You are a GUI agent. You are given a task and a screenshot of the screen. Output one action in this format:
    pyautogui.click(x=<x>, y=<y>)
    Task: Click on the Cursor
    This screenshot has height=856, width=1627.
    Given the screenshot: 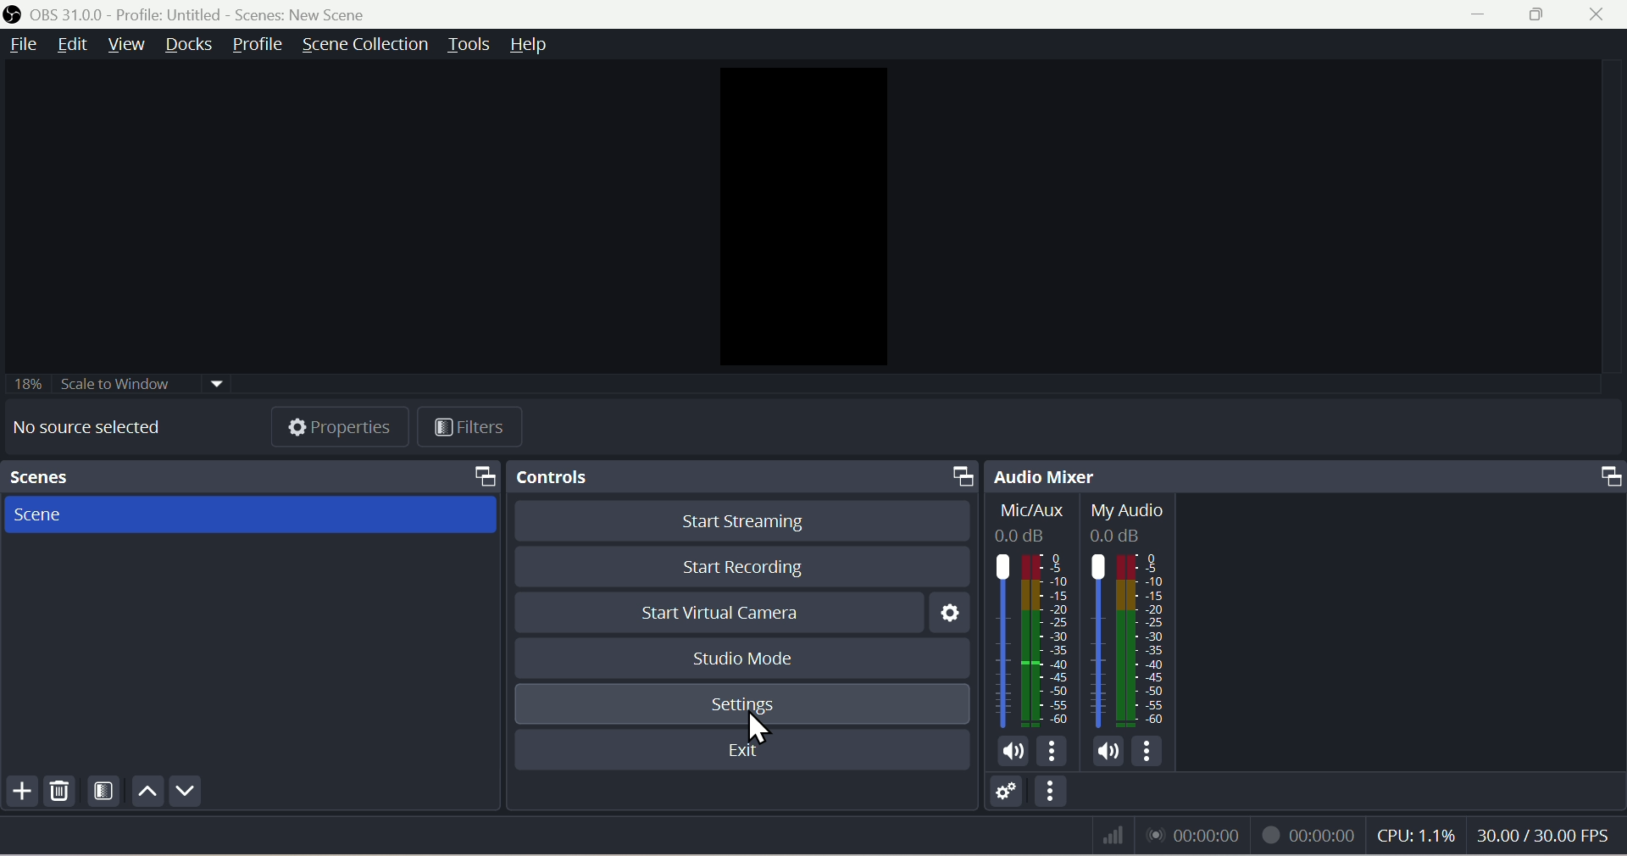 What is the action you would take?
    pyautogui.click(x=757, y=724)
    